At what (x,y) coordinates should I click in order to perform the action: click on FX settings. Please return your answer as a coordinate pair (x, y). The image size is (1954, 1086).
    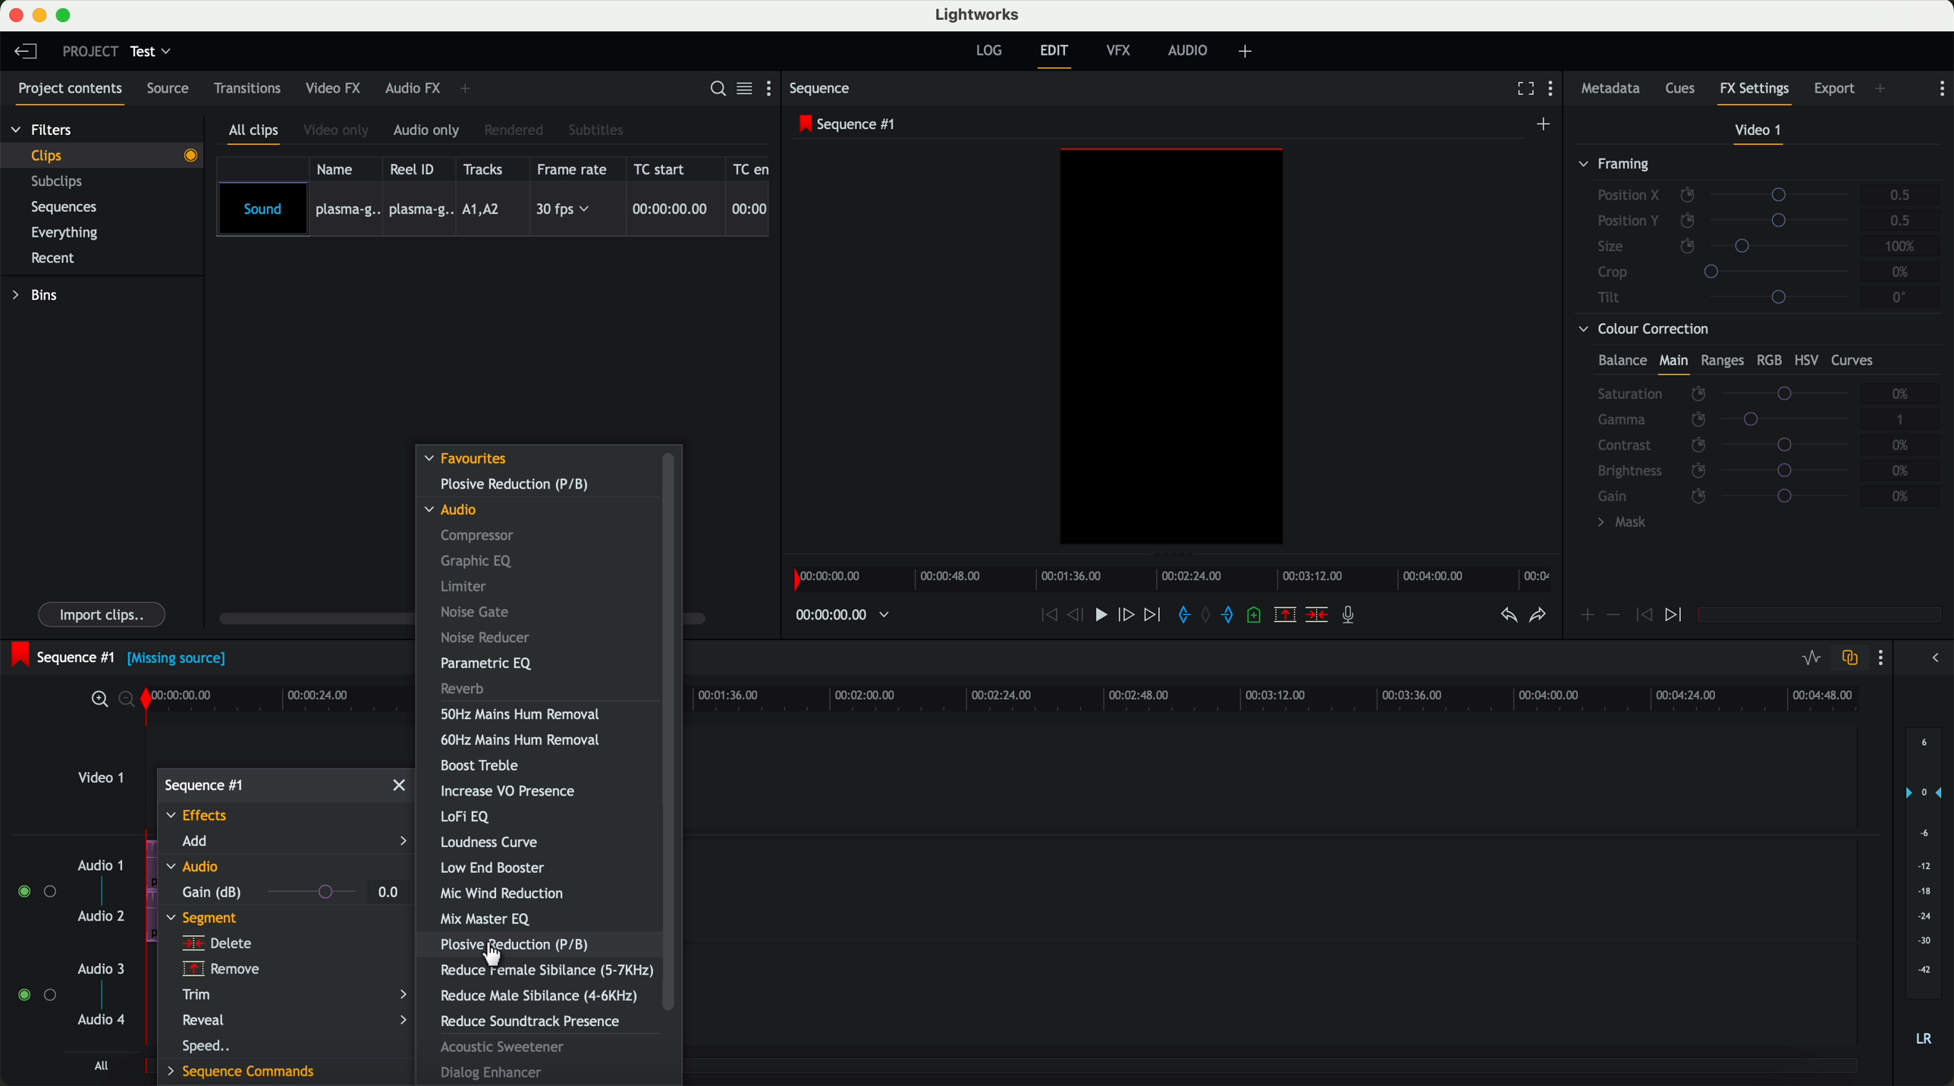
    Looking at the image, I should click on (1755, 91).